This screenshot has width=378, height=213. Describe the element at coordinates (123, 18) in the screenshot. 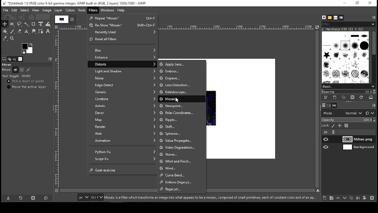

I see `repeat` at that location.